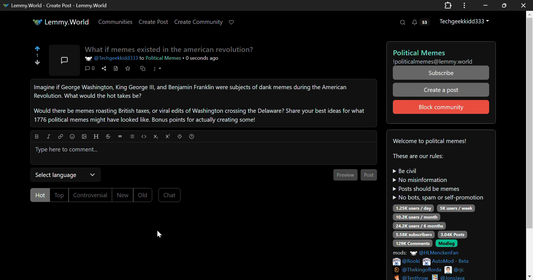 This screenshot has height=280, width=533. What do you see at coordinates (143, 70) in the screenshot?
I see `Cross-post` at bounding box center [143, 70].